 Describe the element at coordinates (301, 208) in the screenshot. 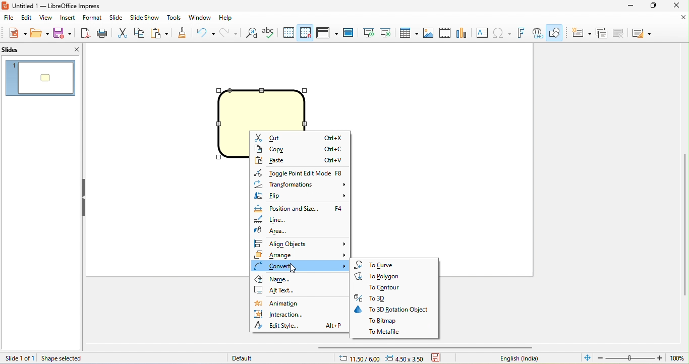

I see `position and size` at that location.